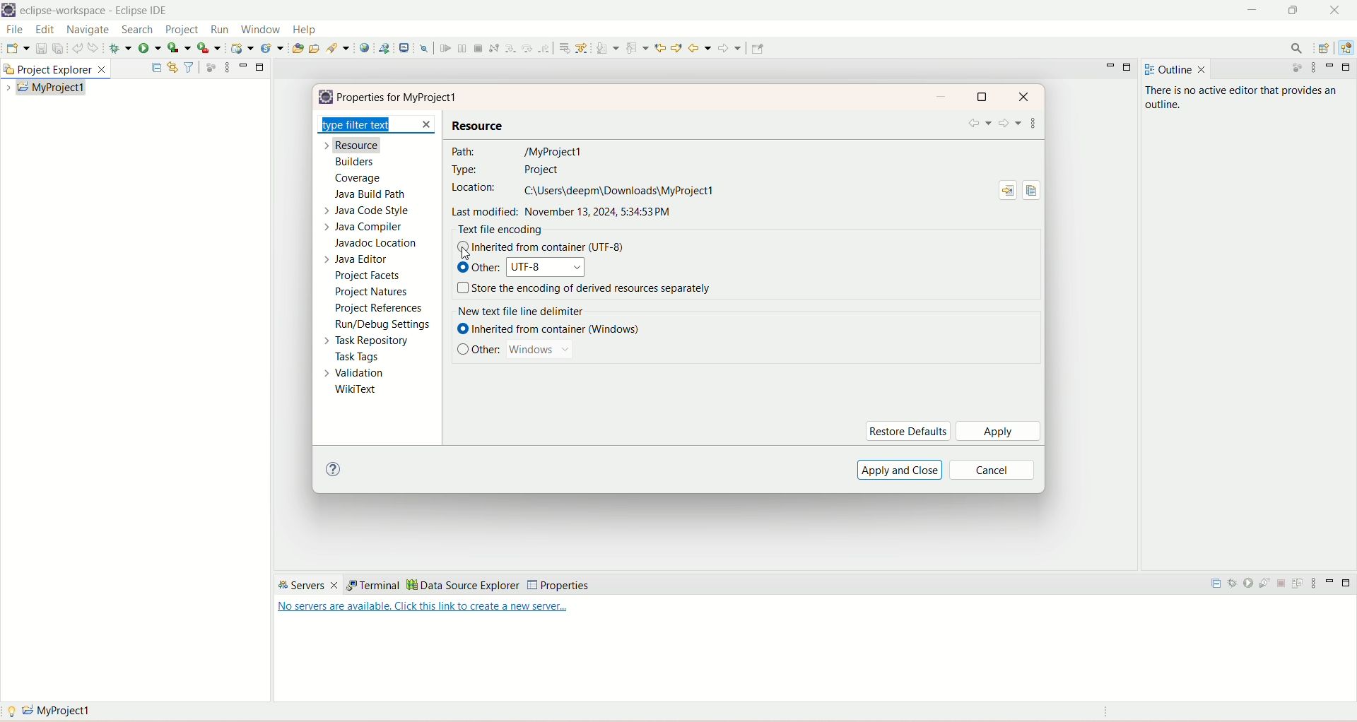  What do you see at coordinates (494, 47) in the screenshot?
I see `disconnect` at bounding box center [494, 47].